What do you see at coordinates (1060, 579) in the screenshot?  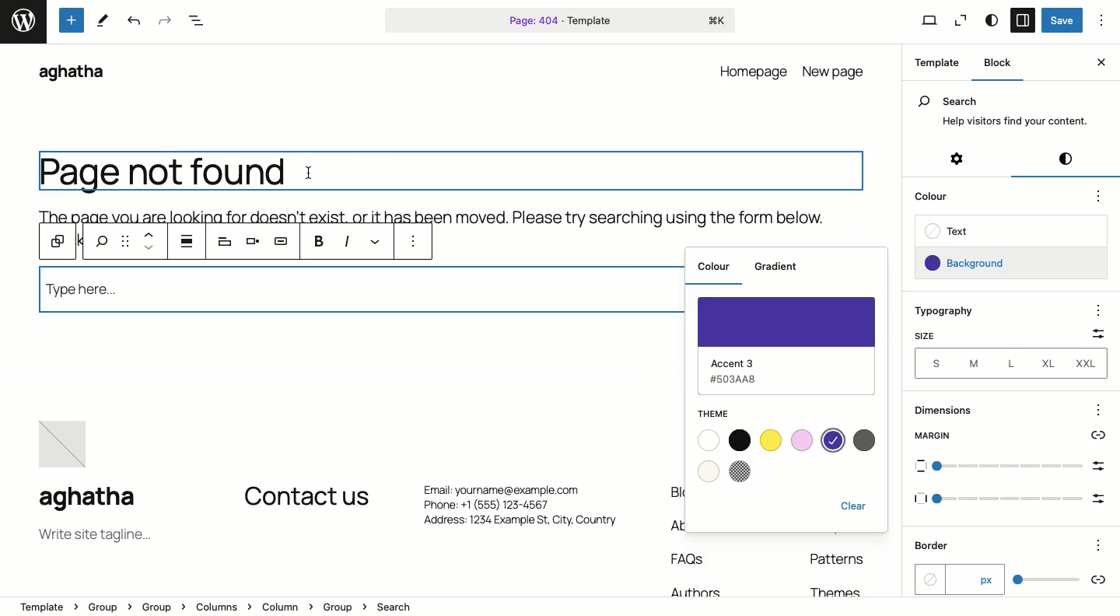 I see `scale` at bounding box center [1060, 579].